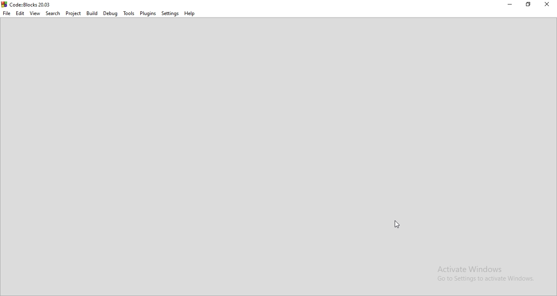 The width and height of the screenshot is (557, 296). I want to click on cursor, so click(396, 224).